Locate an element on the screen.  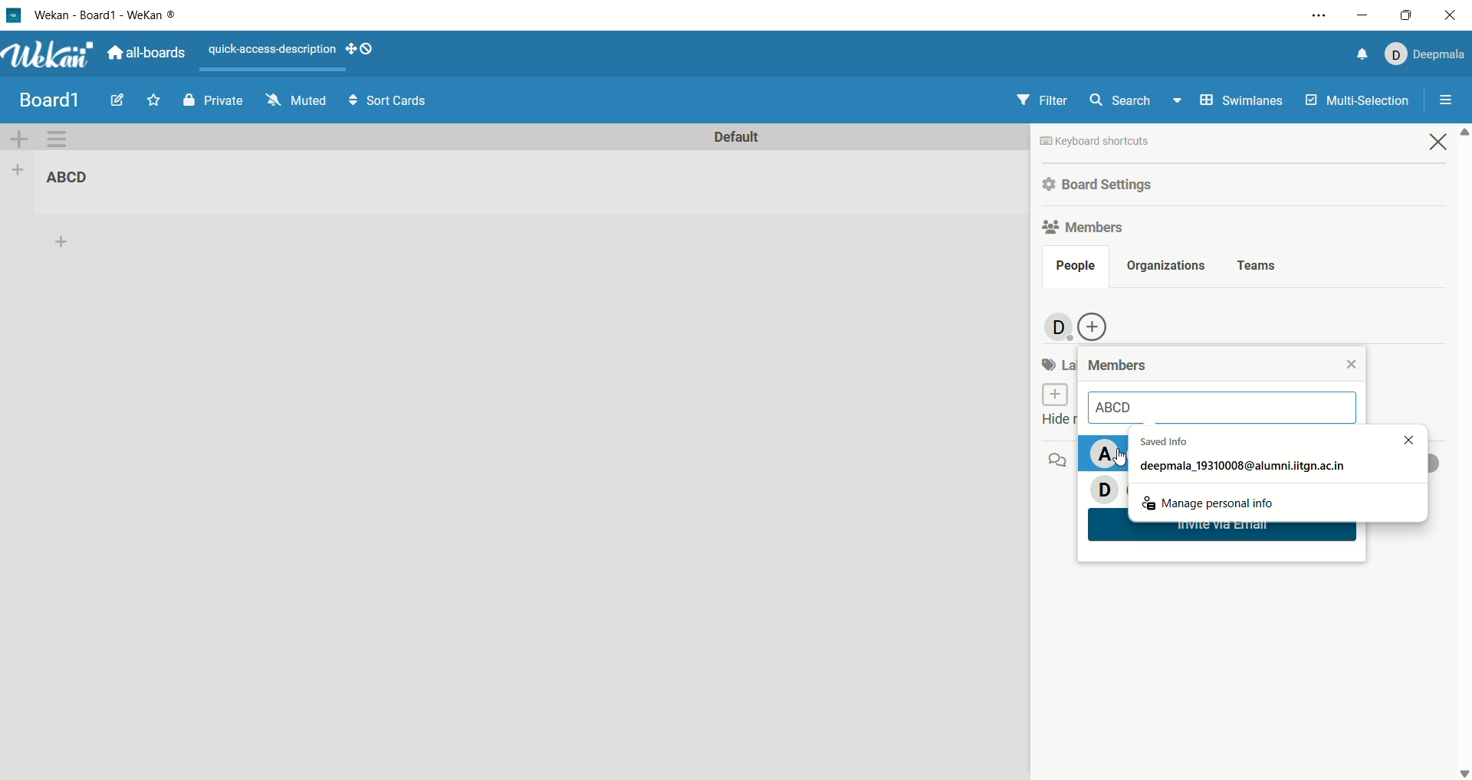
close is located at coordinates (1401, 438).